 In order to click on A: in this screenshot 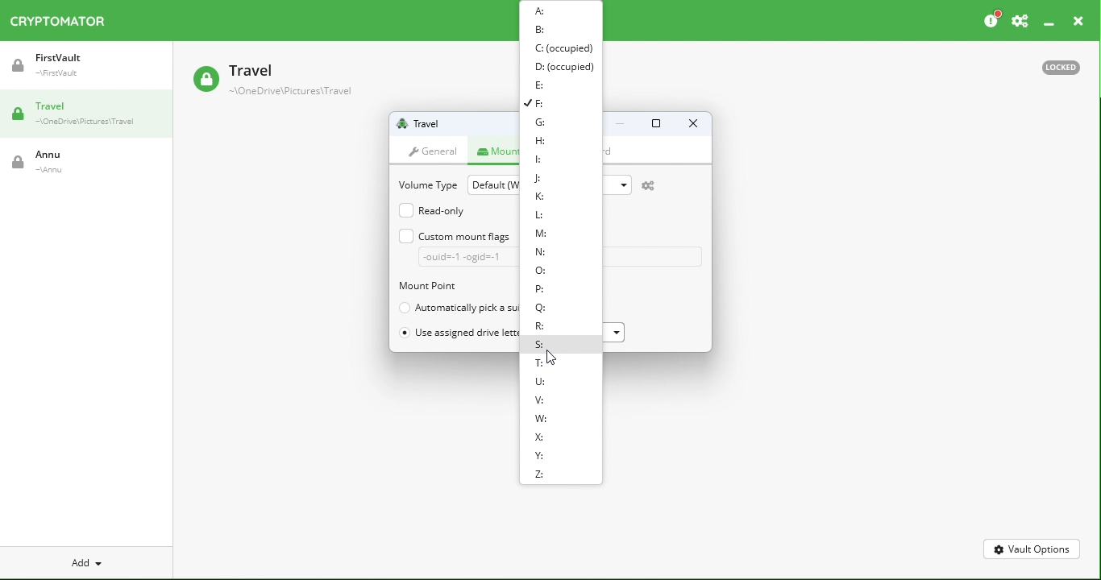, I will do `click(541, 11)`.